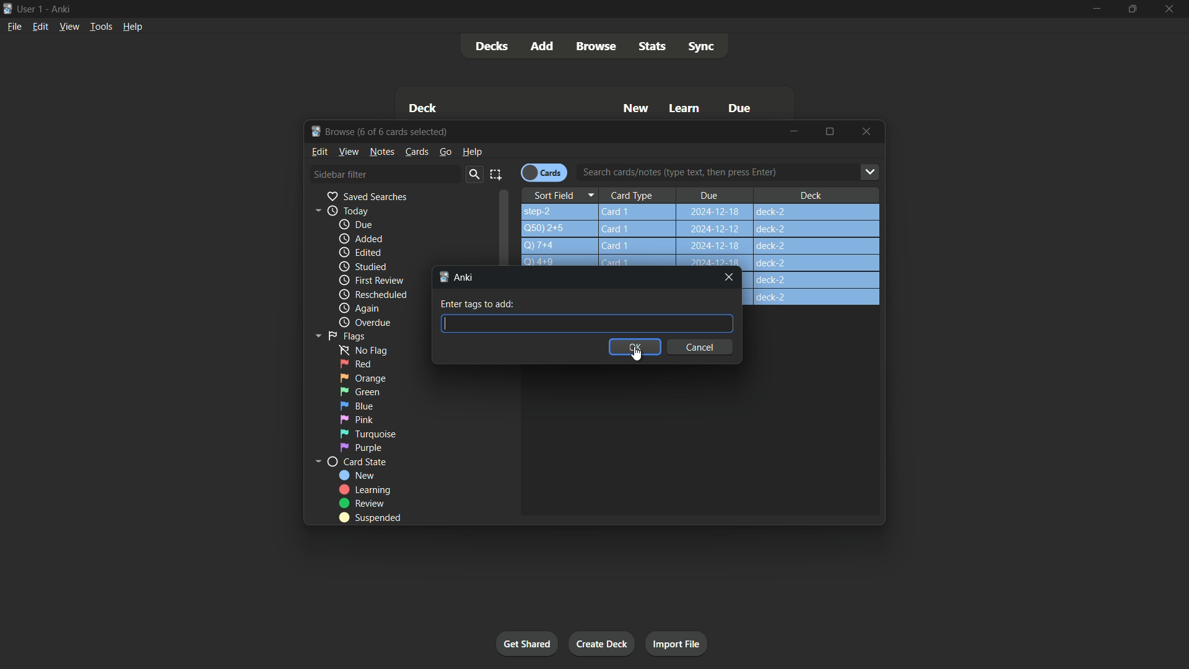 The height and width of the screenshot is (669, 1189). I want to click on Learning, so click(365, 490).